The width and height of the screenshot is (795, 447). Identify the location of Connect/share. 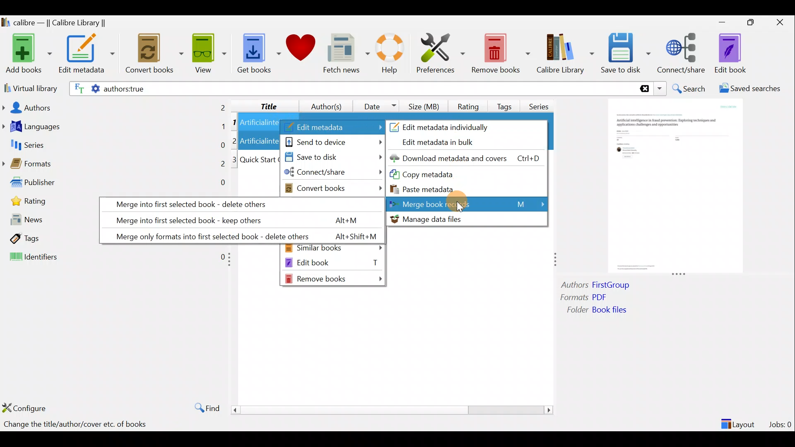
(682, 52).